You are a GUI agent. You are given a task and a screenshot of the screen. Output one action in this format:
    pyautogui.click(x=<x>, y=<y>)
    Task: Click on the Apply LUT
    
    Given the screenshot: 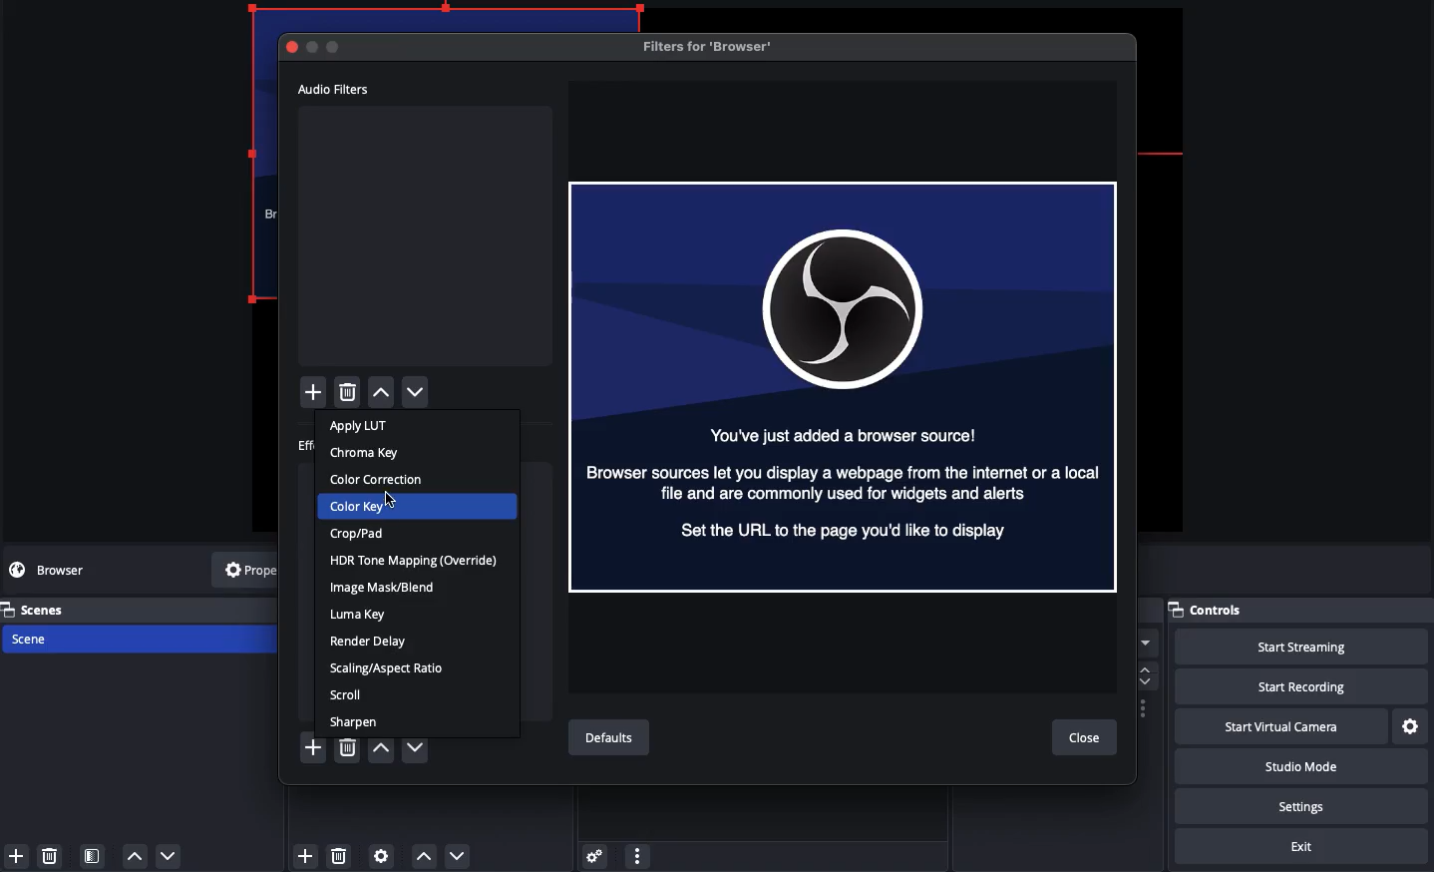 What is the action you would take?
    pyautogui.click(x=362, y=426)
    